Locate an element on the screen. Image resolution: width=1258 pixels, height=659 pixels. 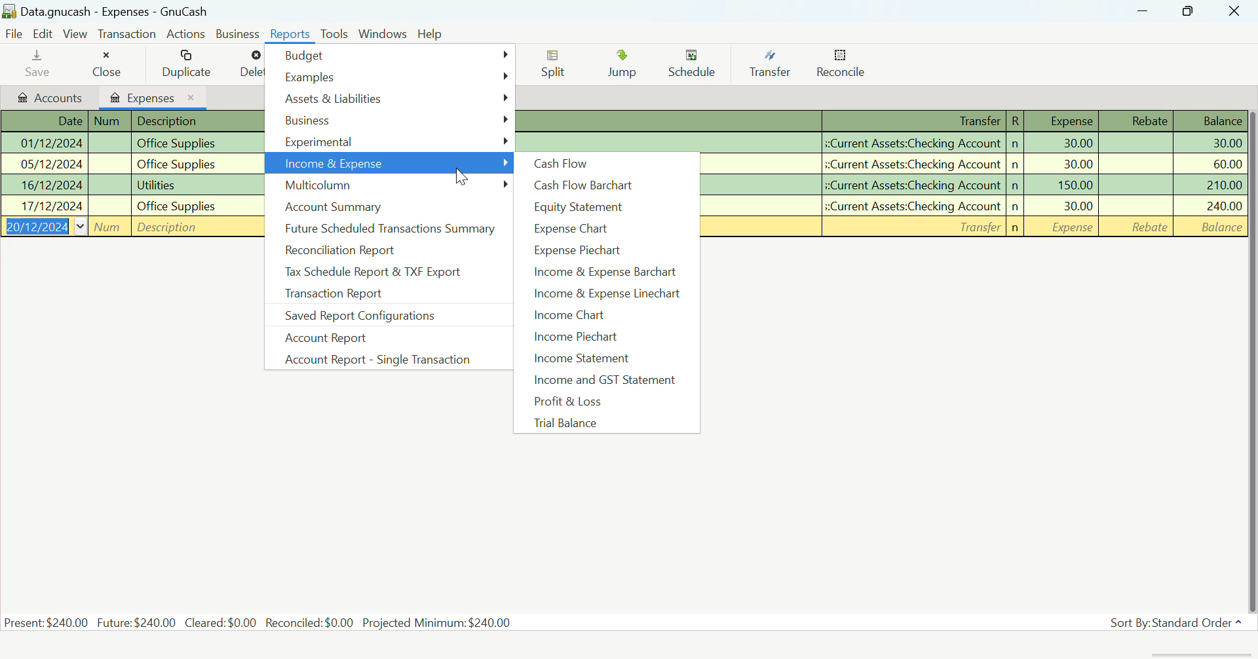
Jump is located at coordinates (622, 65).